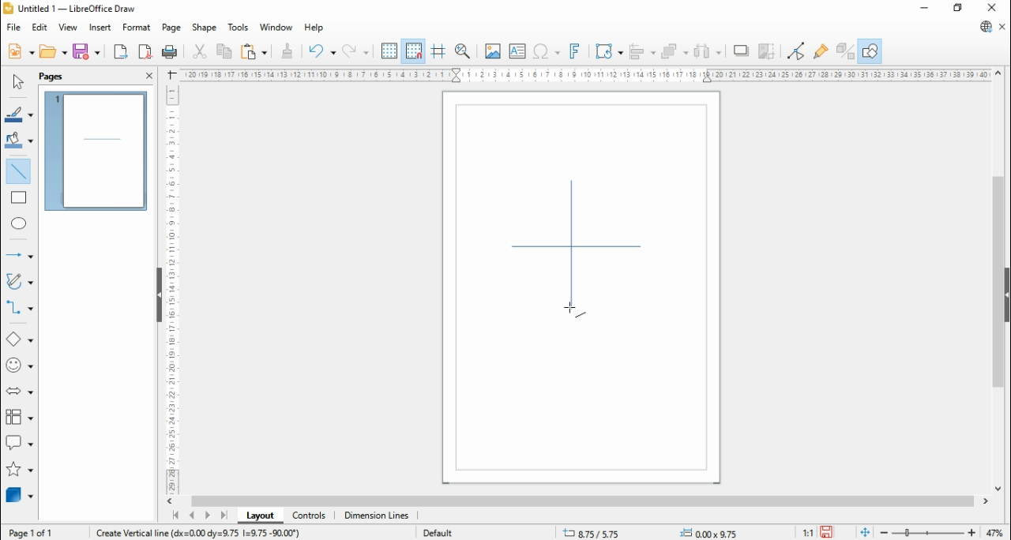  What do you see at coordinates (492, 51) in the screenshot?
I see `insert image` at bounding box center [492, 51].